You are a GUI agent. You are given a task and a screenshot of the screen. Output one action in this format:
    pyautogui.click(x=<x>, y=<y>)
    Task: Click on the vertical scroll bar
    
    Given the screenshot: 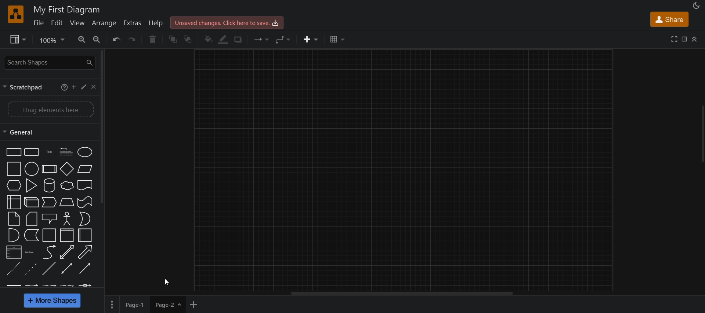 What is the action you would take?
    pyautogui.click(x=103, y=128)
    